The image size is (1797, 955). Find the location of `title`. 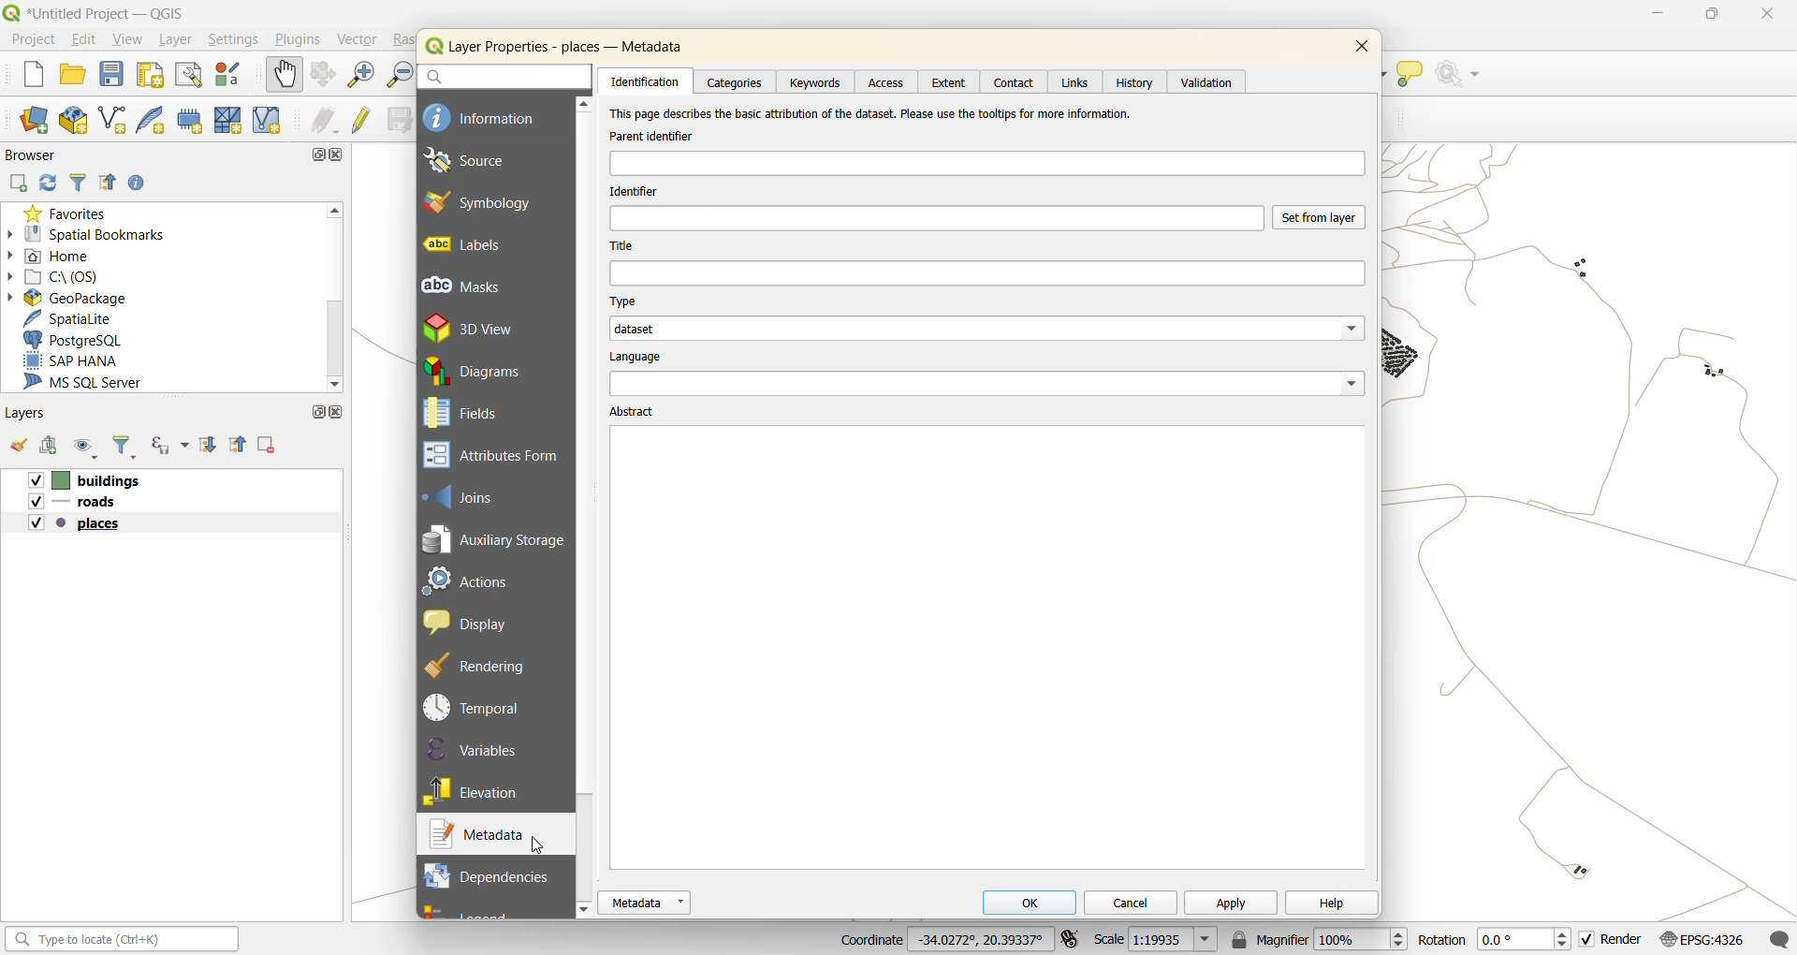

title is located at coordinates (981, 272).